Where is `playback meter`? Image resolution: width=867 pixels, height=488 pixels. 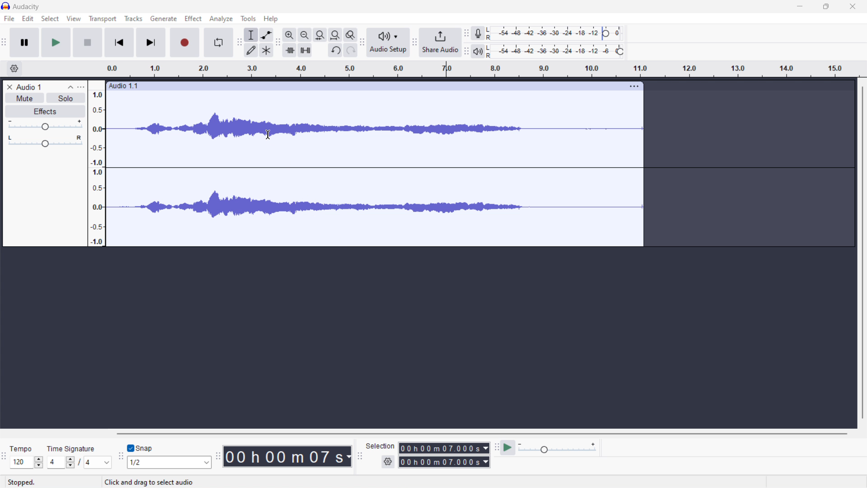
playback meter is located at coordinates (479, 51).